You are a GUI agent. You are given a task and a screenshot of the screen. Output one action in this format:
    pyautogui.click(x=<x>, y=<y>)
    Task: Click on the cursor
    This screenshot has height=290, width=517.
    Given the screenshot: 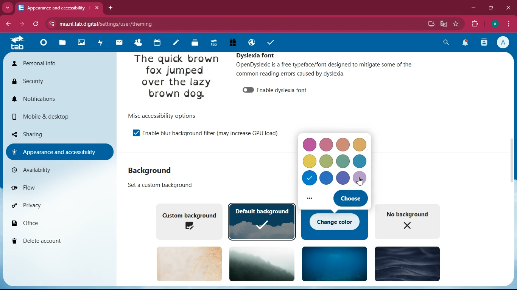 What is the action you would take?
    pyautogui.click(x=360, y=180)
    